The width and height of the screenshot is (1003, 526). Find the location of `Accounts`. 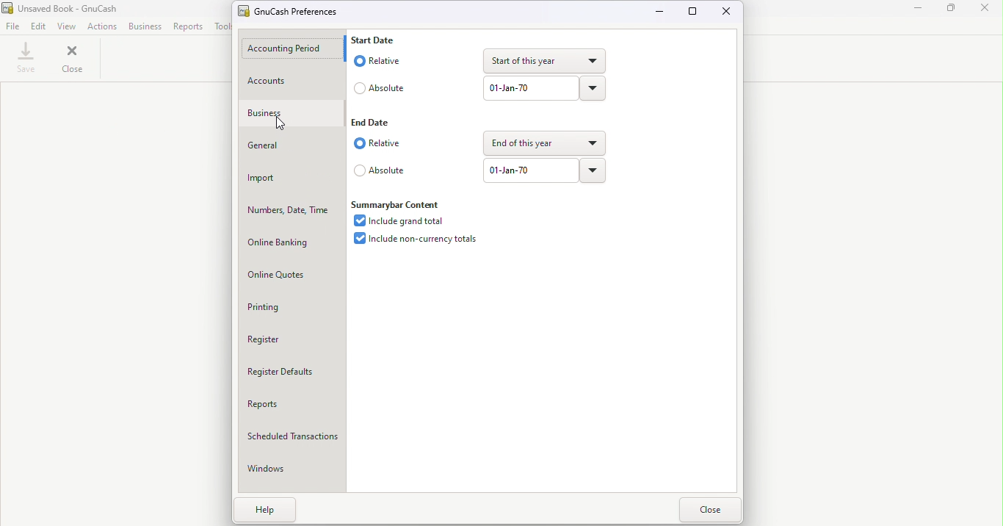

Accounts is located at coordinates (291, 80).